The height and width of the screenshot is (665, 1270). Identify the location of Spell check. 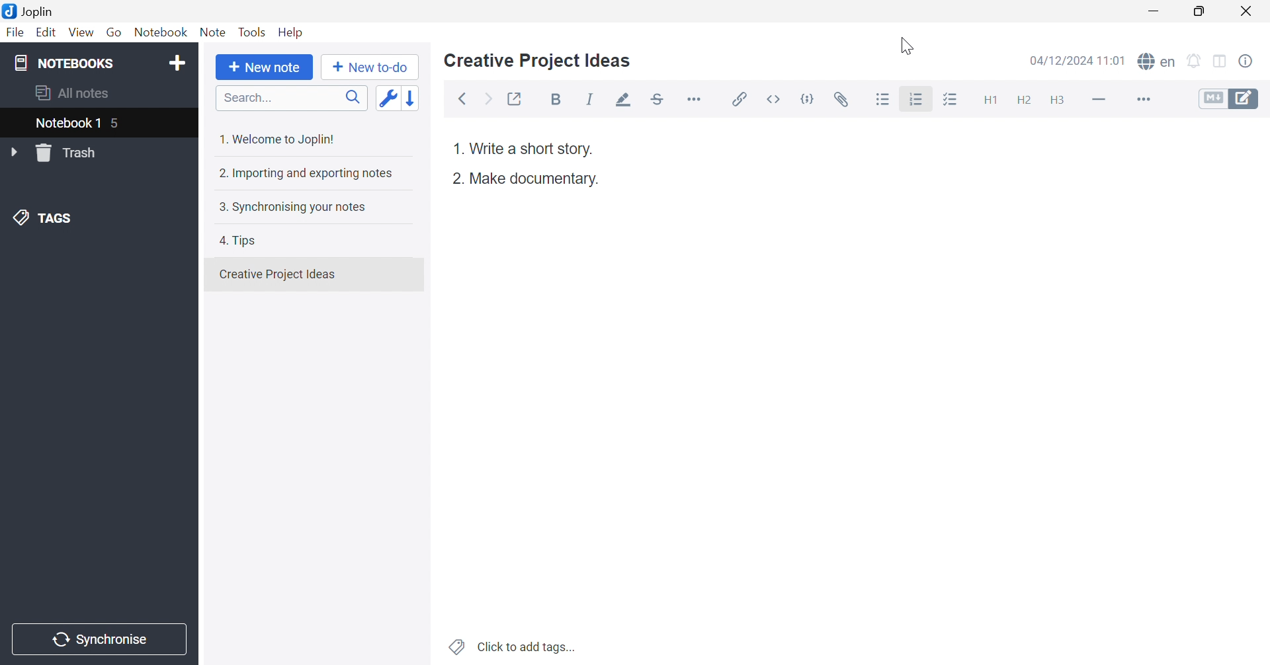
(1158, 63).